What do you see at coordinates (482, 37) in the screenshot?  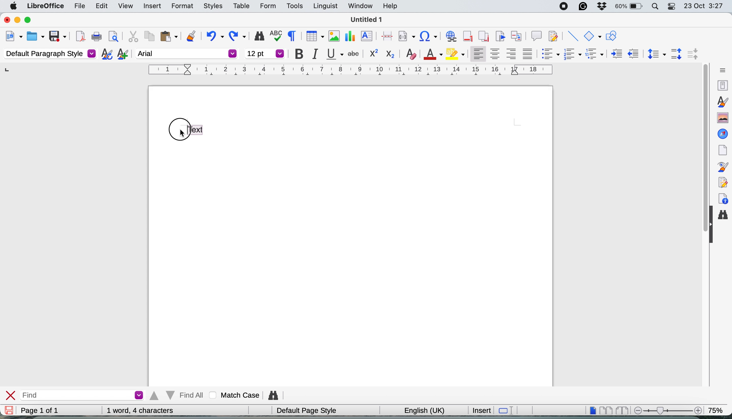 I see `insert endnote` at bounding box center [482, 37].